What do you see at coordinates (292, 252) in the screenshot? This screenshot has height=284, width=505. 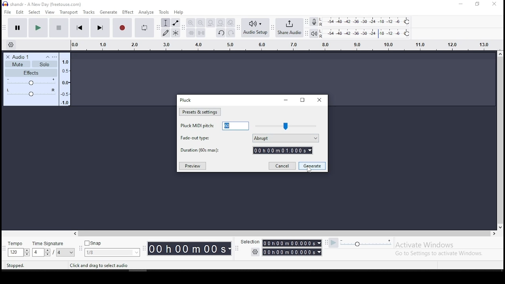 I see `00h00m00s` at bounding box center [292, 252].